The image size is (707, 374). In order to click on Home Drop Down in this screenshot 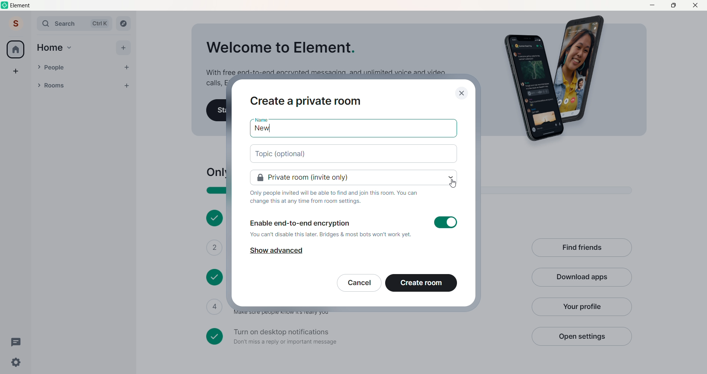, I will do `click(70, 48)`.